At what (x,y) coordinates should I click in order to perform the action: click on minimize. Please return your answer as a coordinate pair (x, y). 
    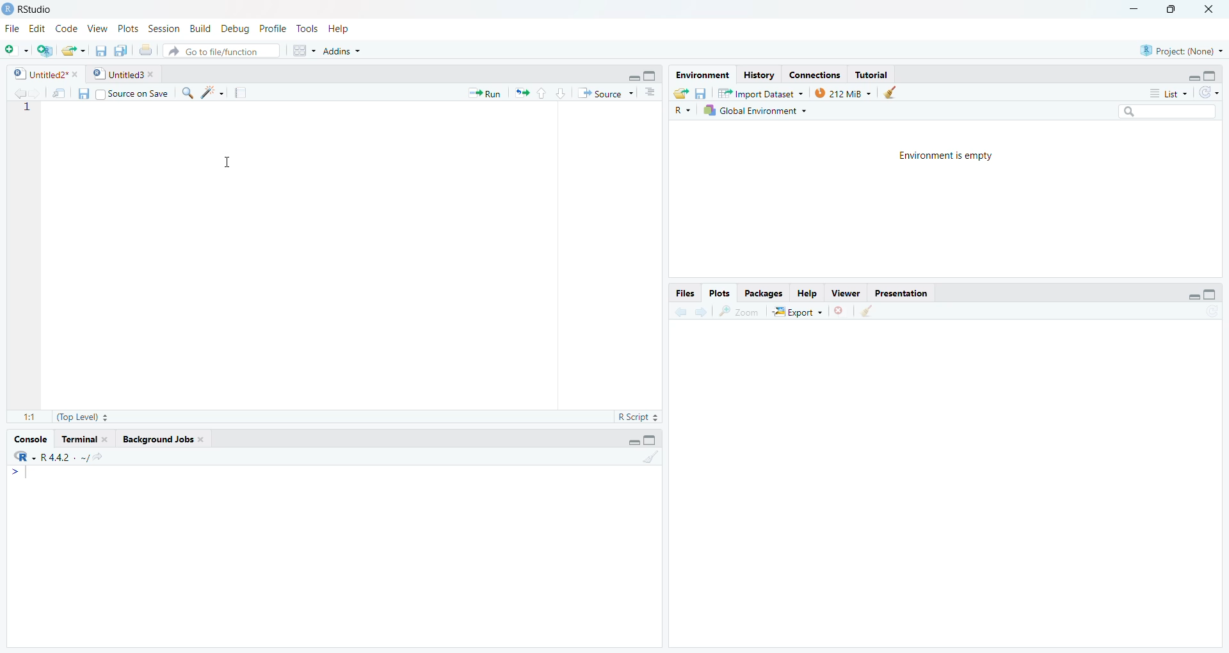
    Looking at the image, I should click on (627, 78).